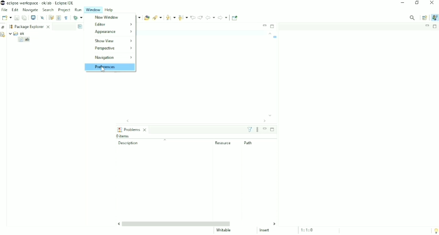  I want to click on View Menu, so click(257, 130).